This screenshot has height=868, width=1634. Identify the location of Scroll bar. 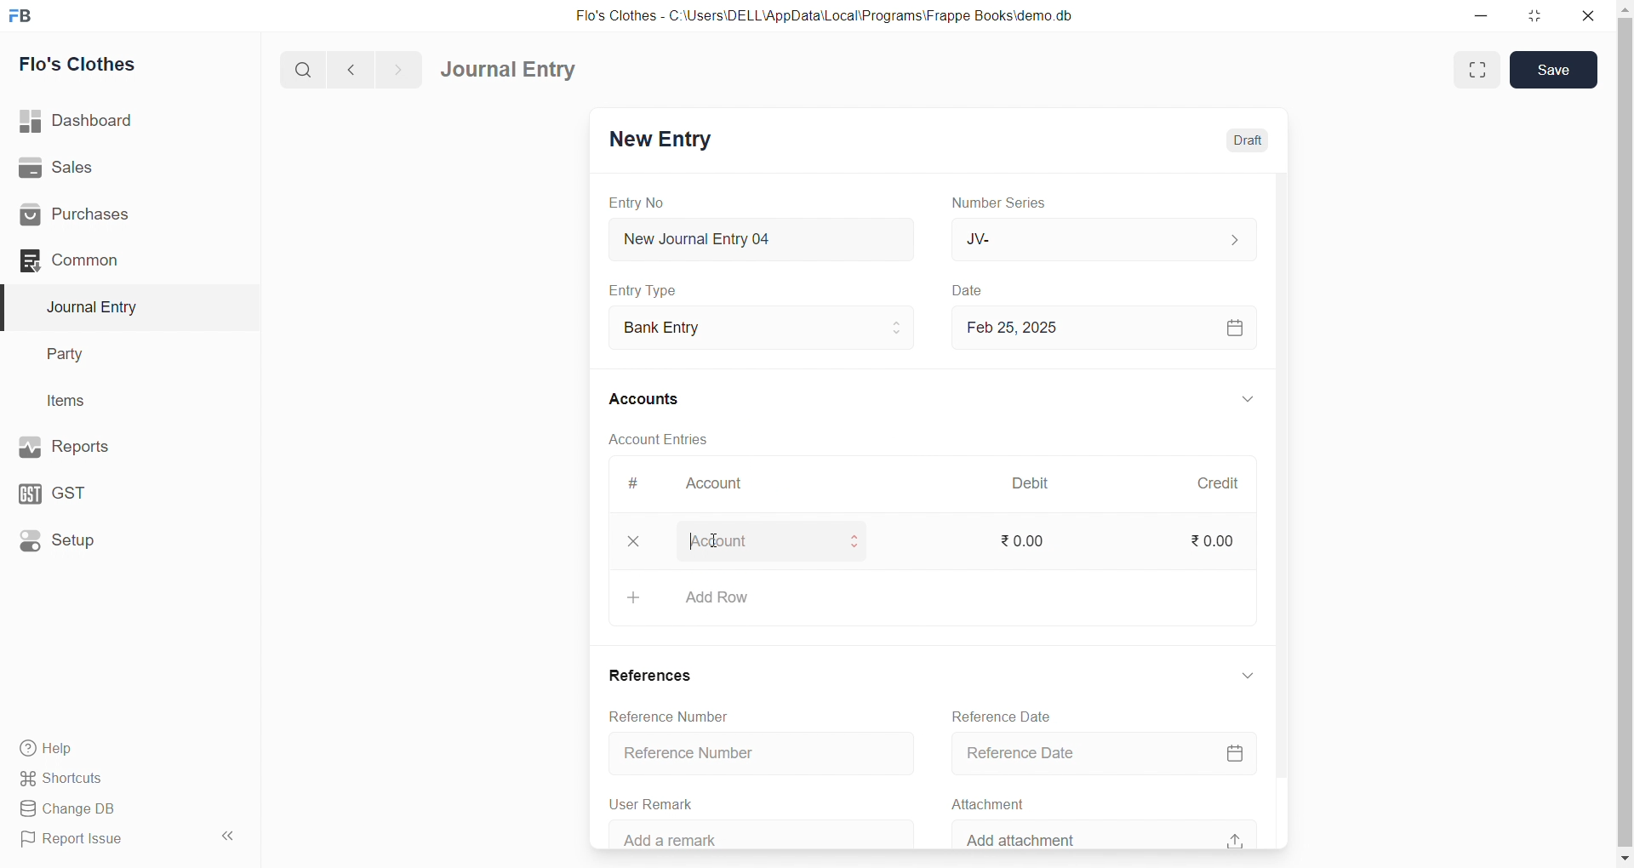
(1288, 510).